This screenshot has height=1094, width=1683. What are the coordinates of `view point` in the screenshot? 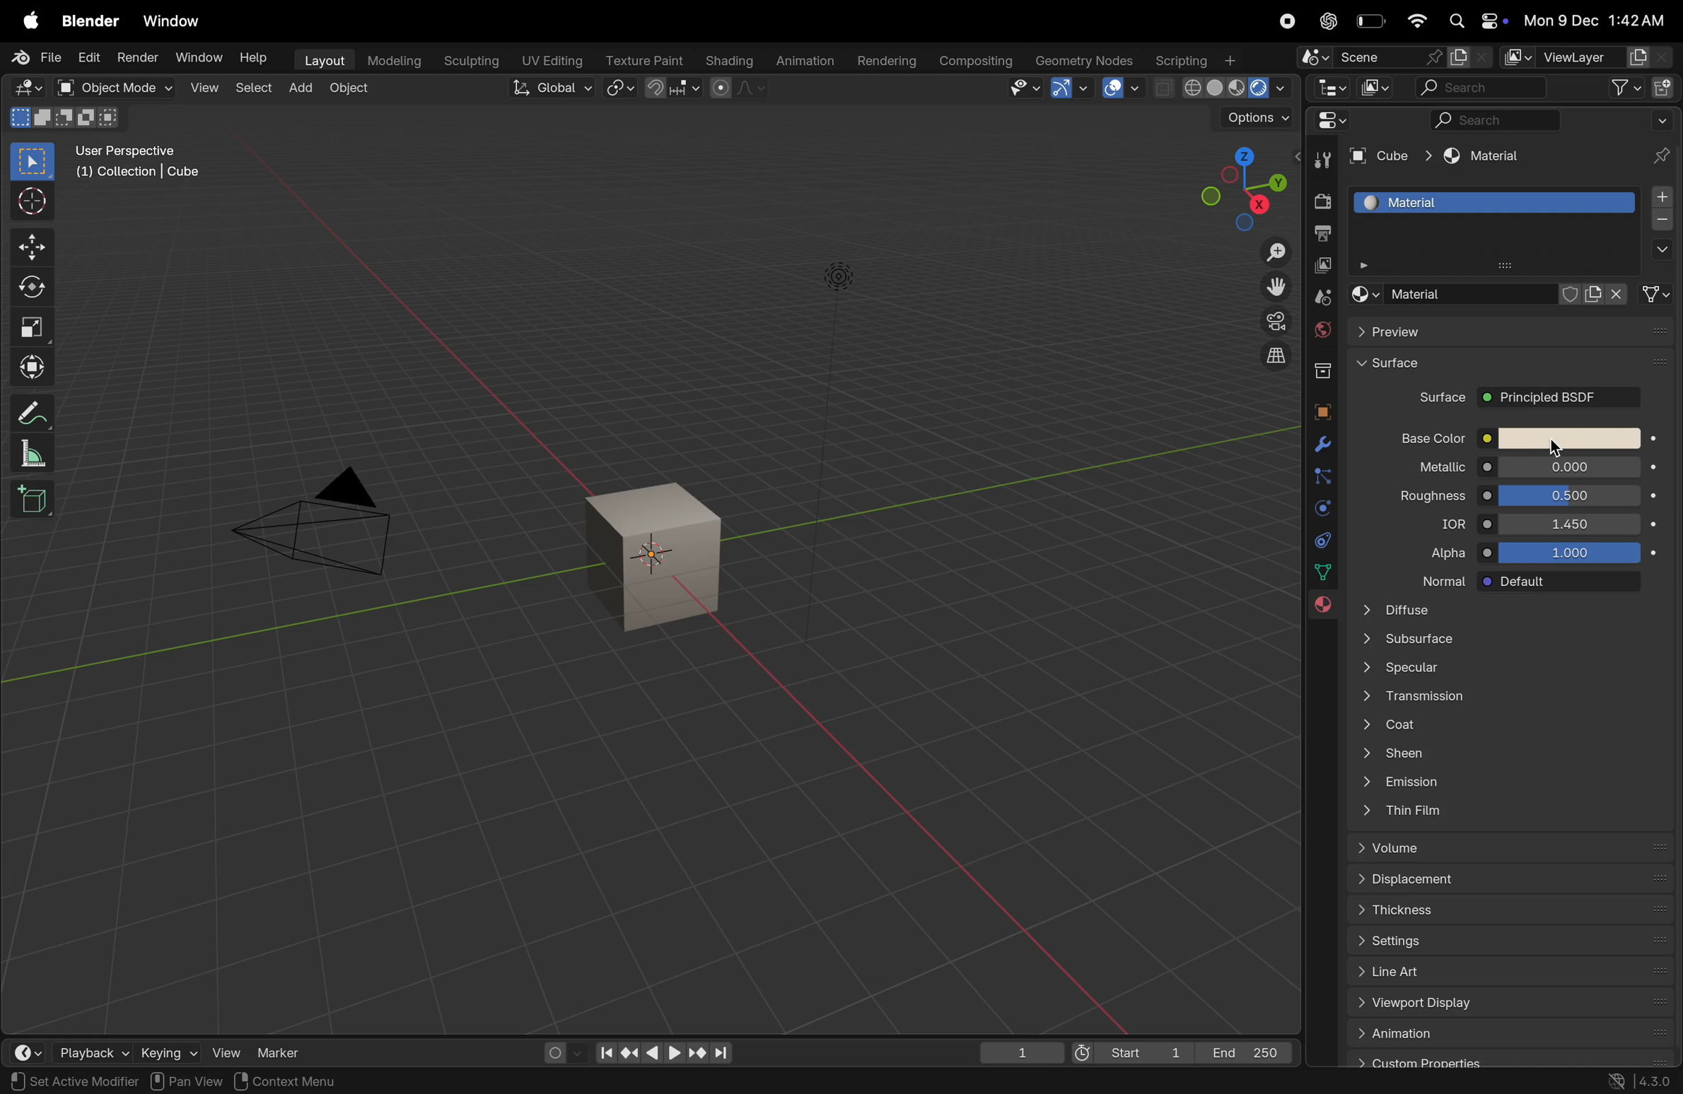 It's located at (1234, 184).